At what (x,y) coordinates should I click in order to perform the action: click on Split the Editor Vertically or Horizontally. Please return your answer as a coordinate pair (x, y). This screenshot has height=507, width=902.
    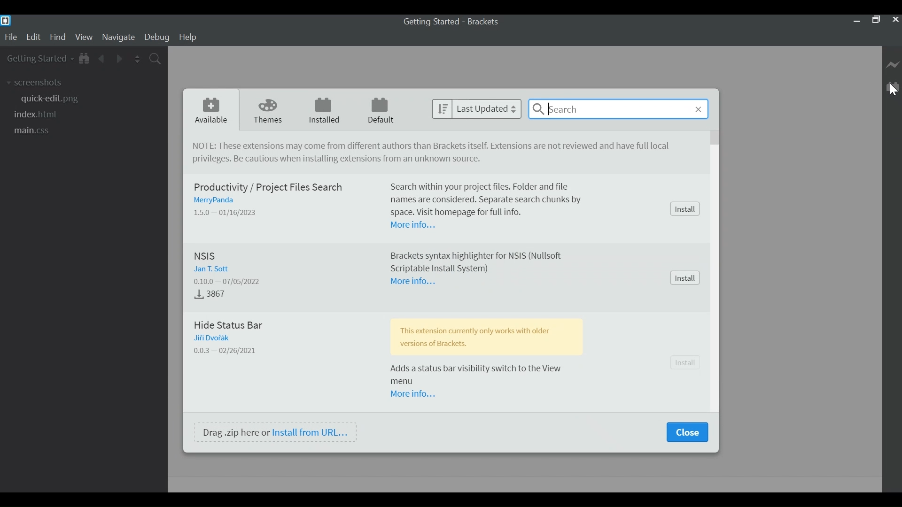
    Looking at the image, I should click on (138, 58).